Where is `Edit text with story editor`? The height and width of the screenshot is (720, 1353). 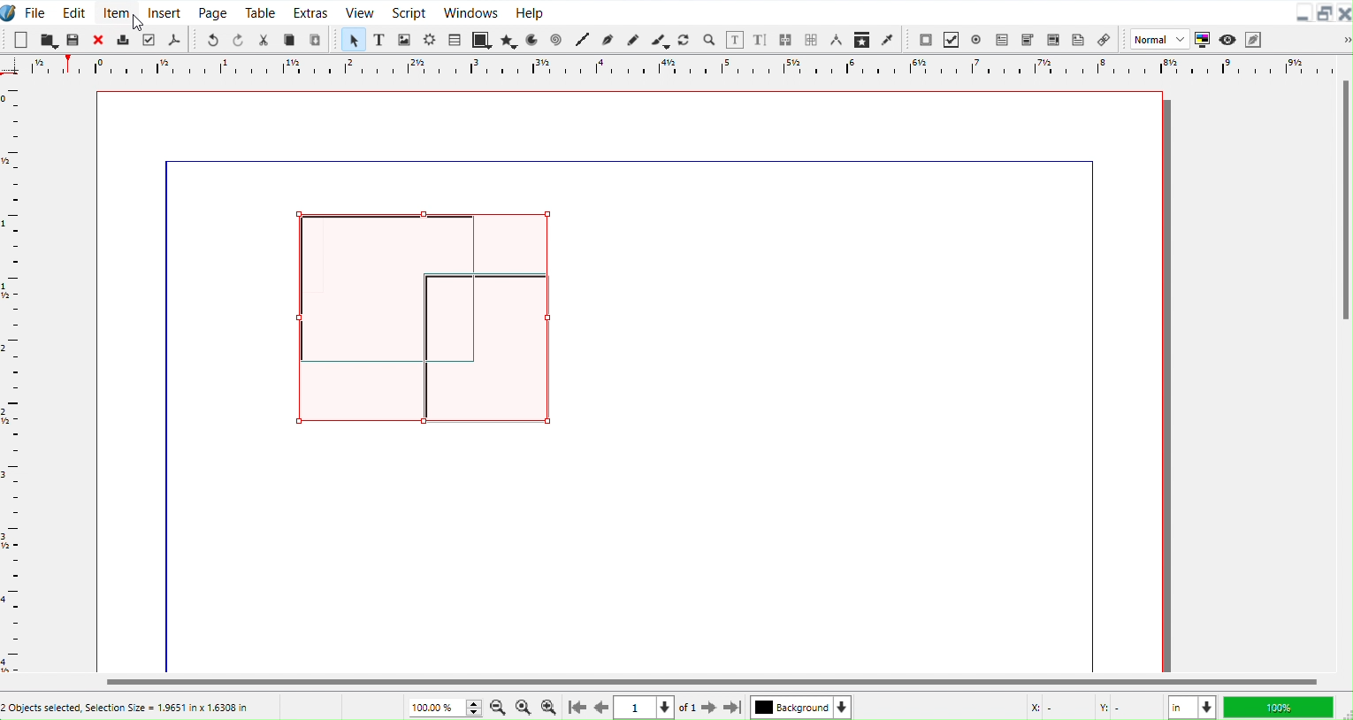 Edit text with story editor is located at coordinates (761, 40).